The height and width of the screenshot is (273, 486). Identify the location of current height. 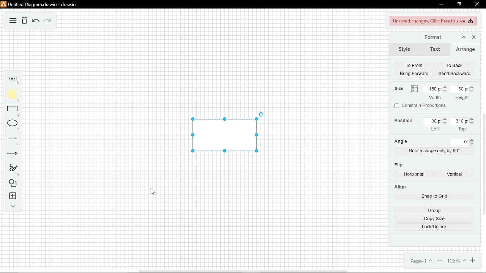
(459, 89).